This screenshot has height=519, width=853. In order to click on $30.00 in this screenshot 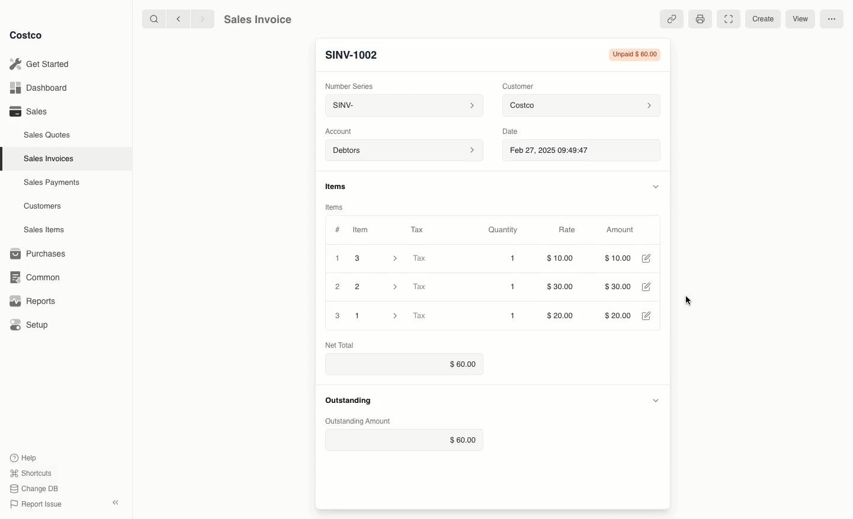, I will do `click(559, 287)`.